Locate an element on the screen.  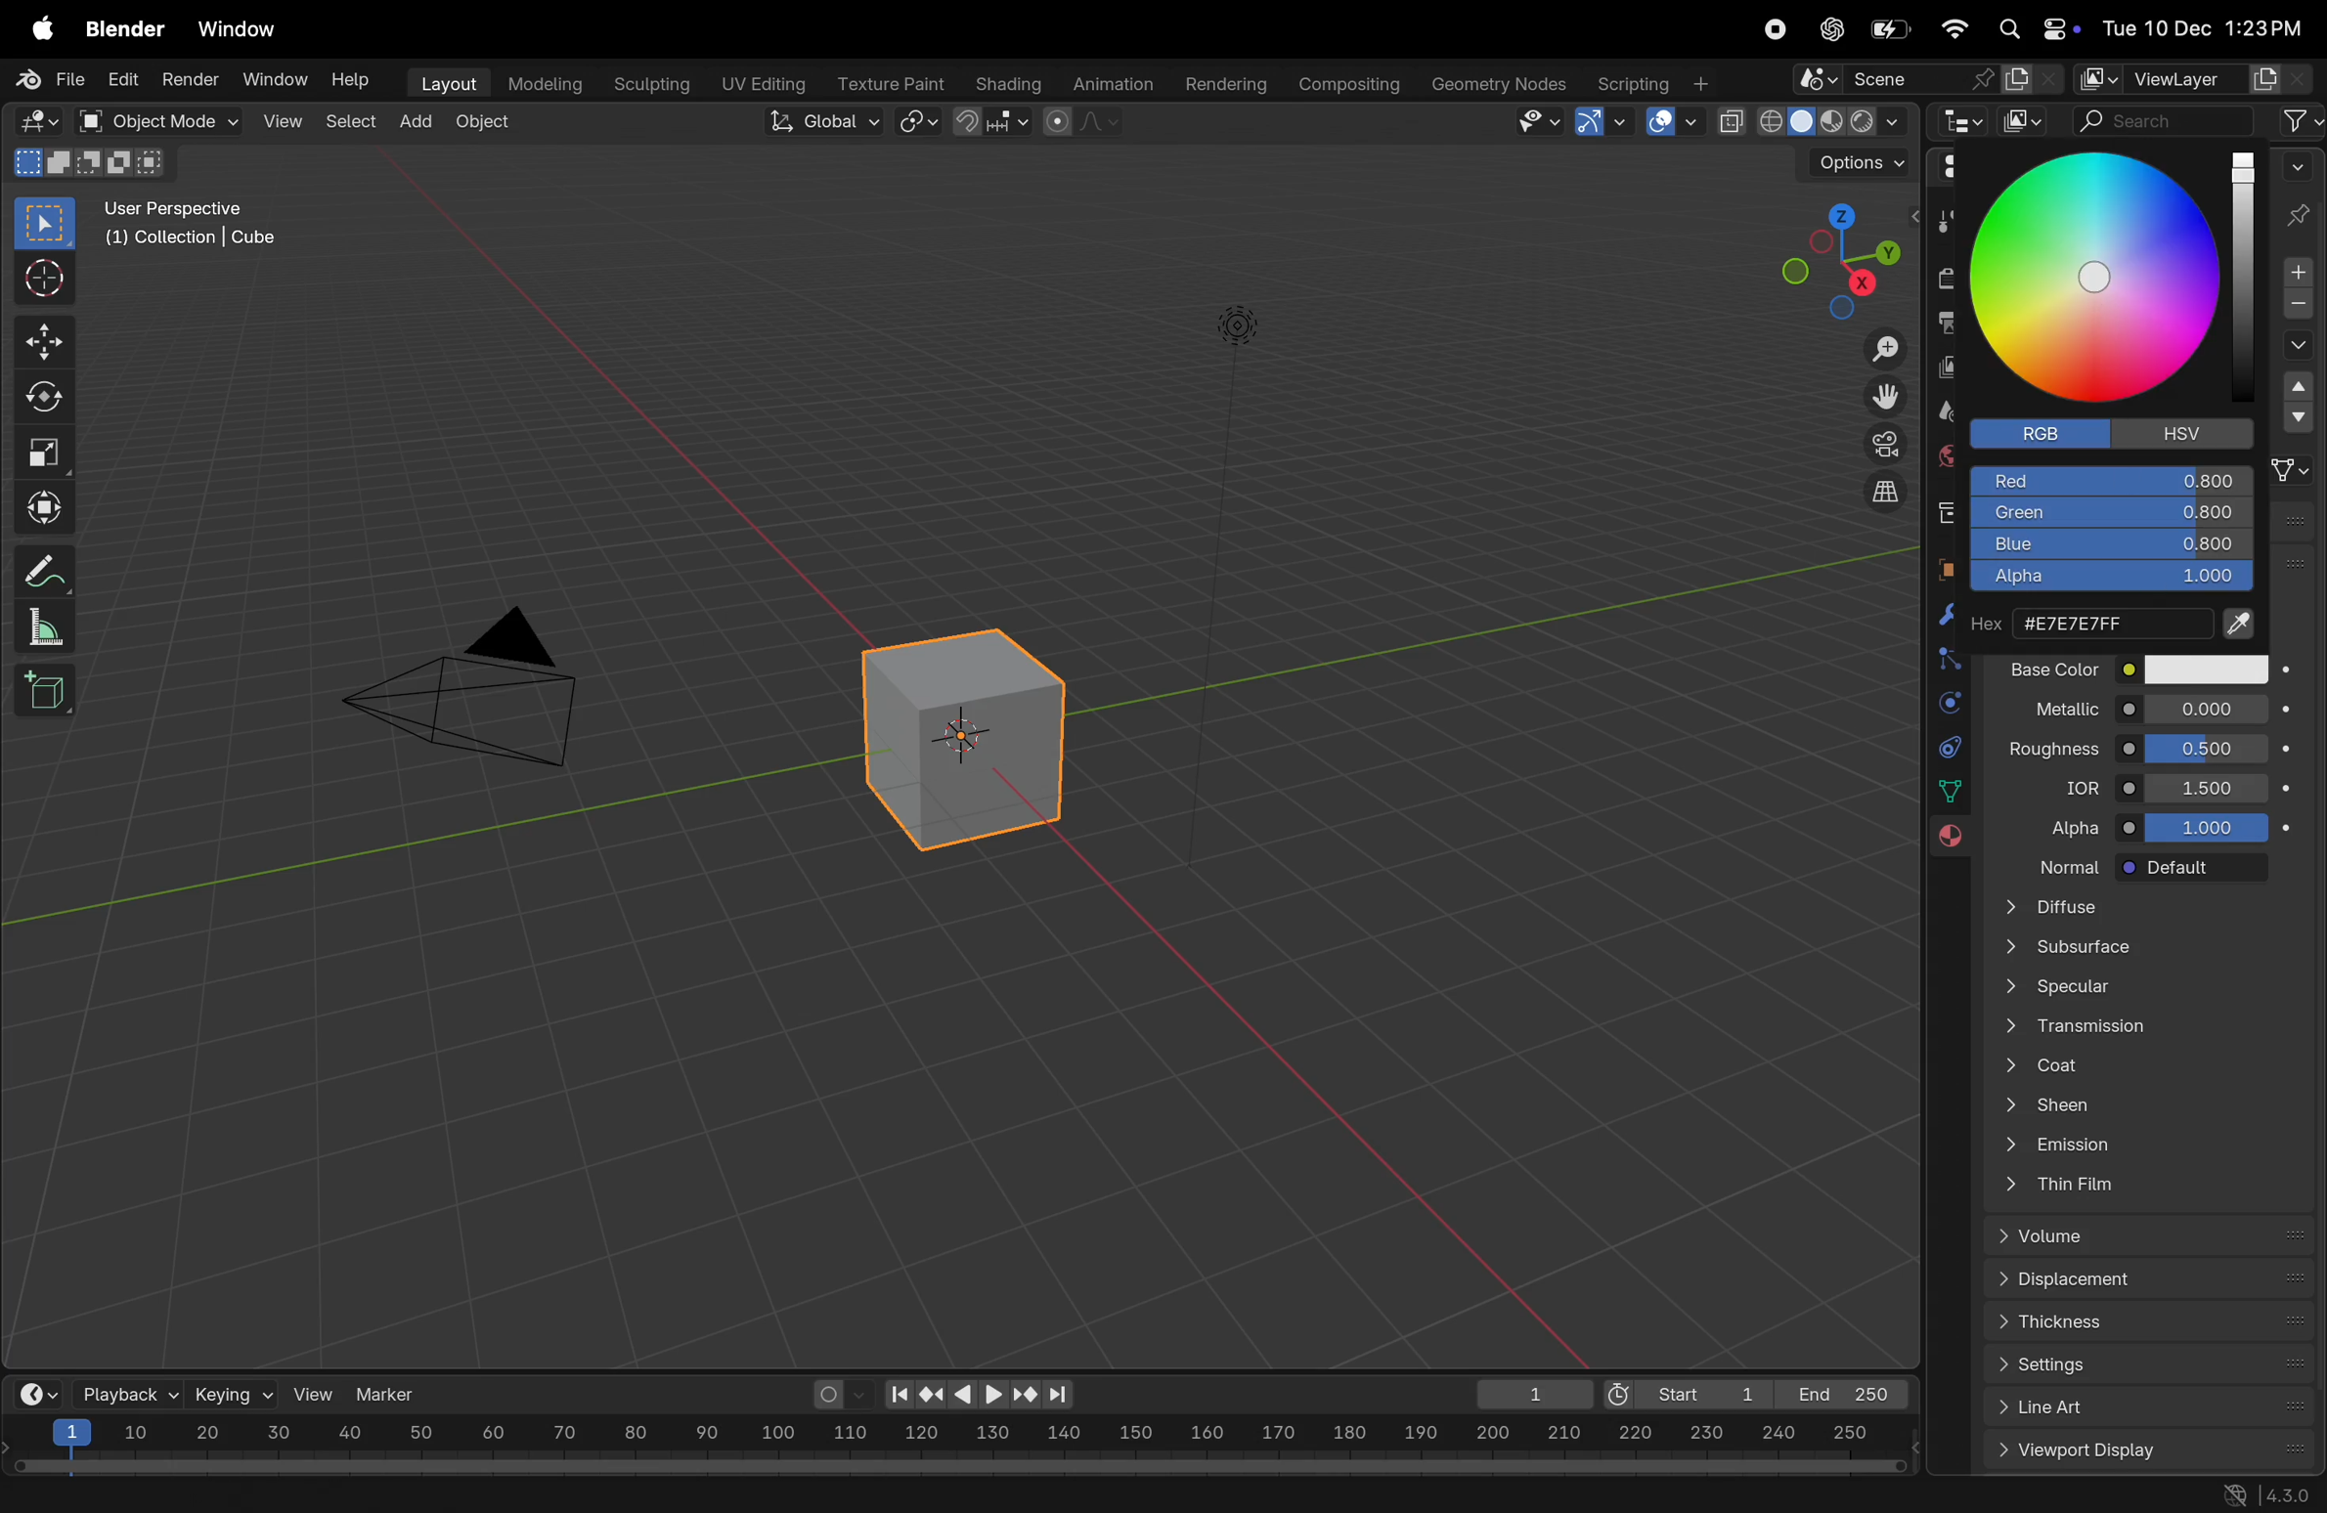
1 is located at coordinates (1526, 1394).